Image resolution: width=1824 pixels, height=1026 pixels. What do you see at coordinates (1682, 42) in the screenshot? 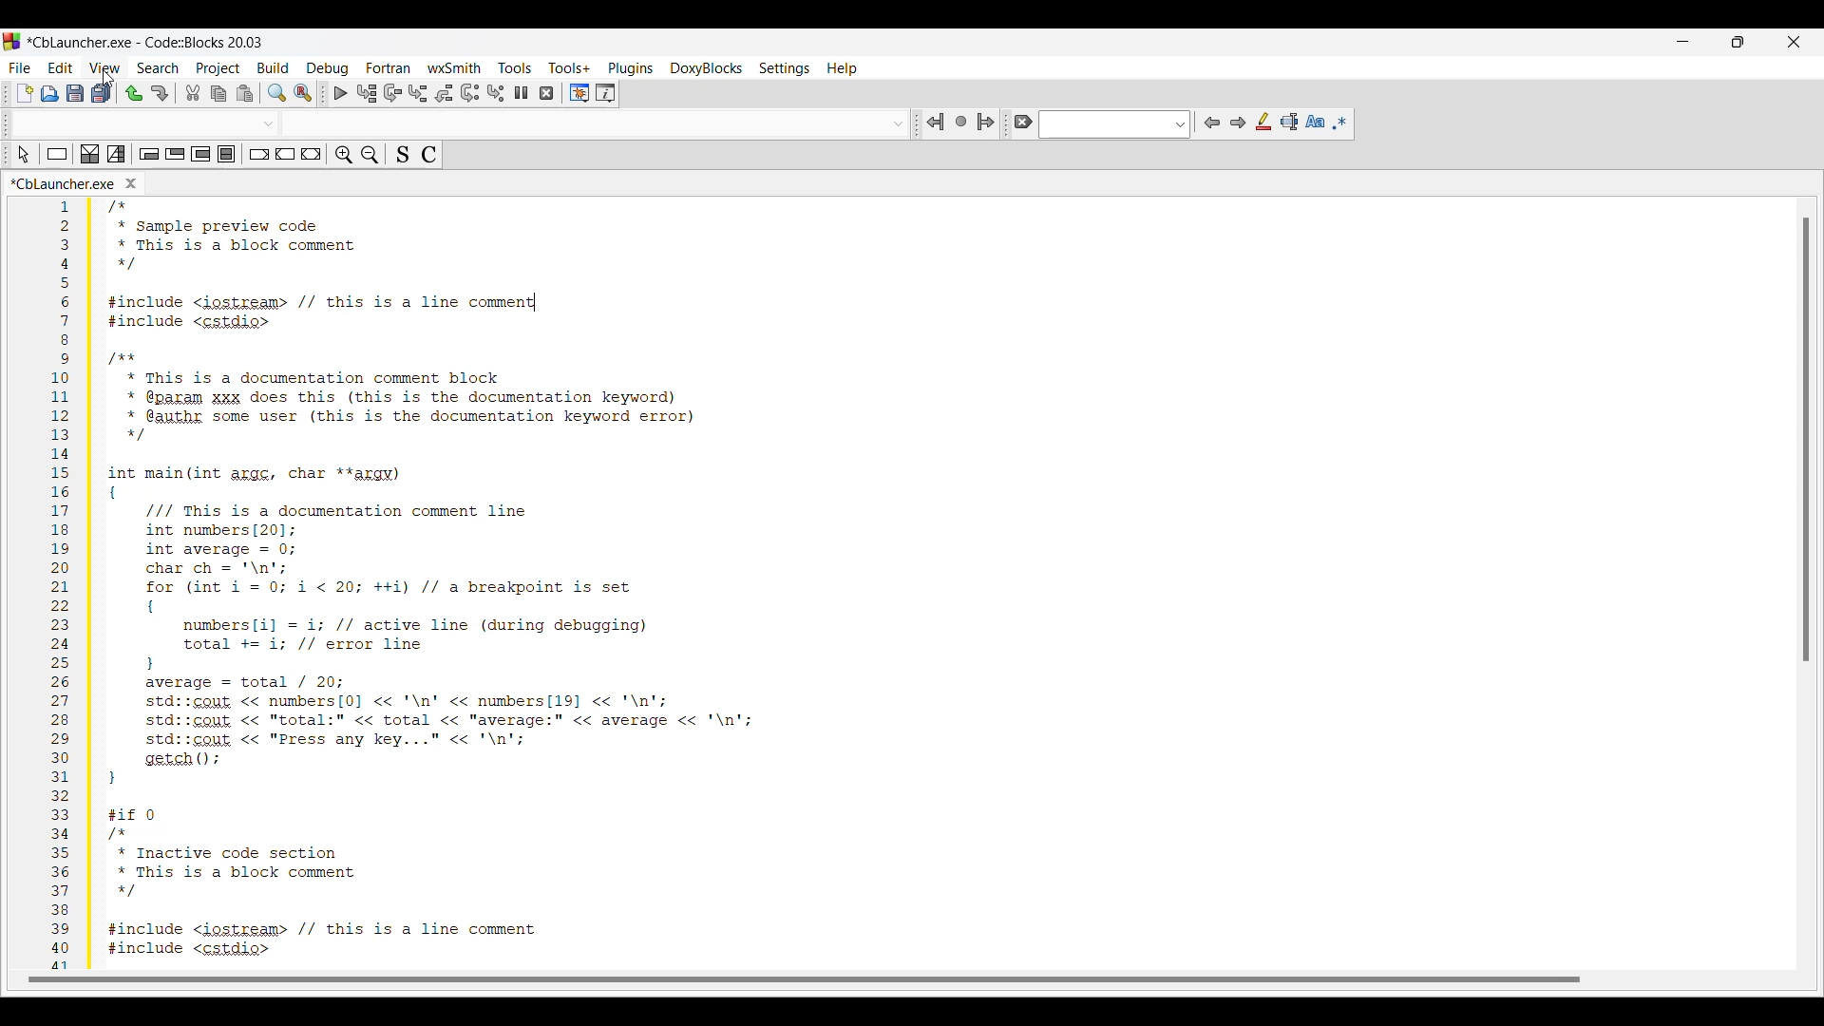
I see `Minimize` at bounding box center [1682, 42].